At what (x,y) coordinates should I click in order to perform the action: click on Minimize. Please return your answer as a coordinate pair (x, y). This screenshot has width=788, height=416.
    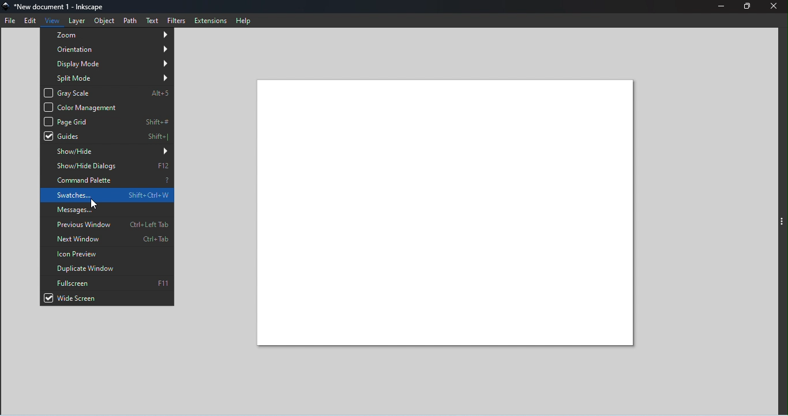
    Looking at the image, I should click on (722, 6).